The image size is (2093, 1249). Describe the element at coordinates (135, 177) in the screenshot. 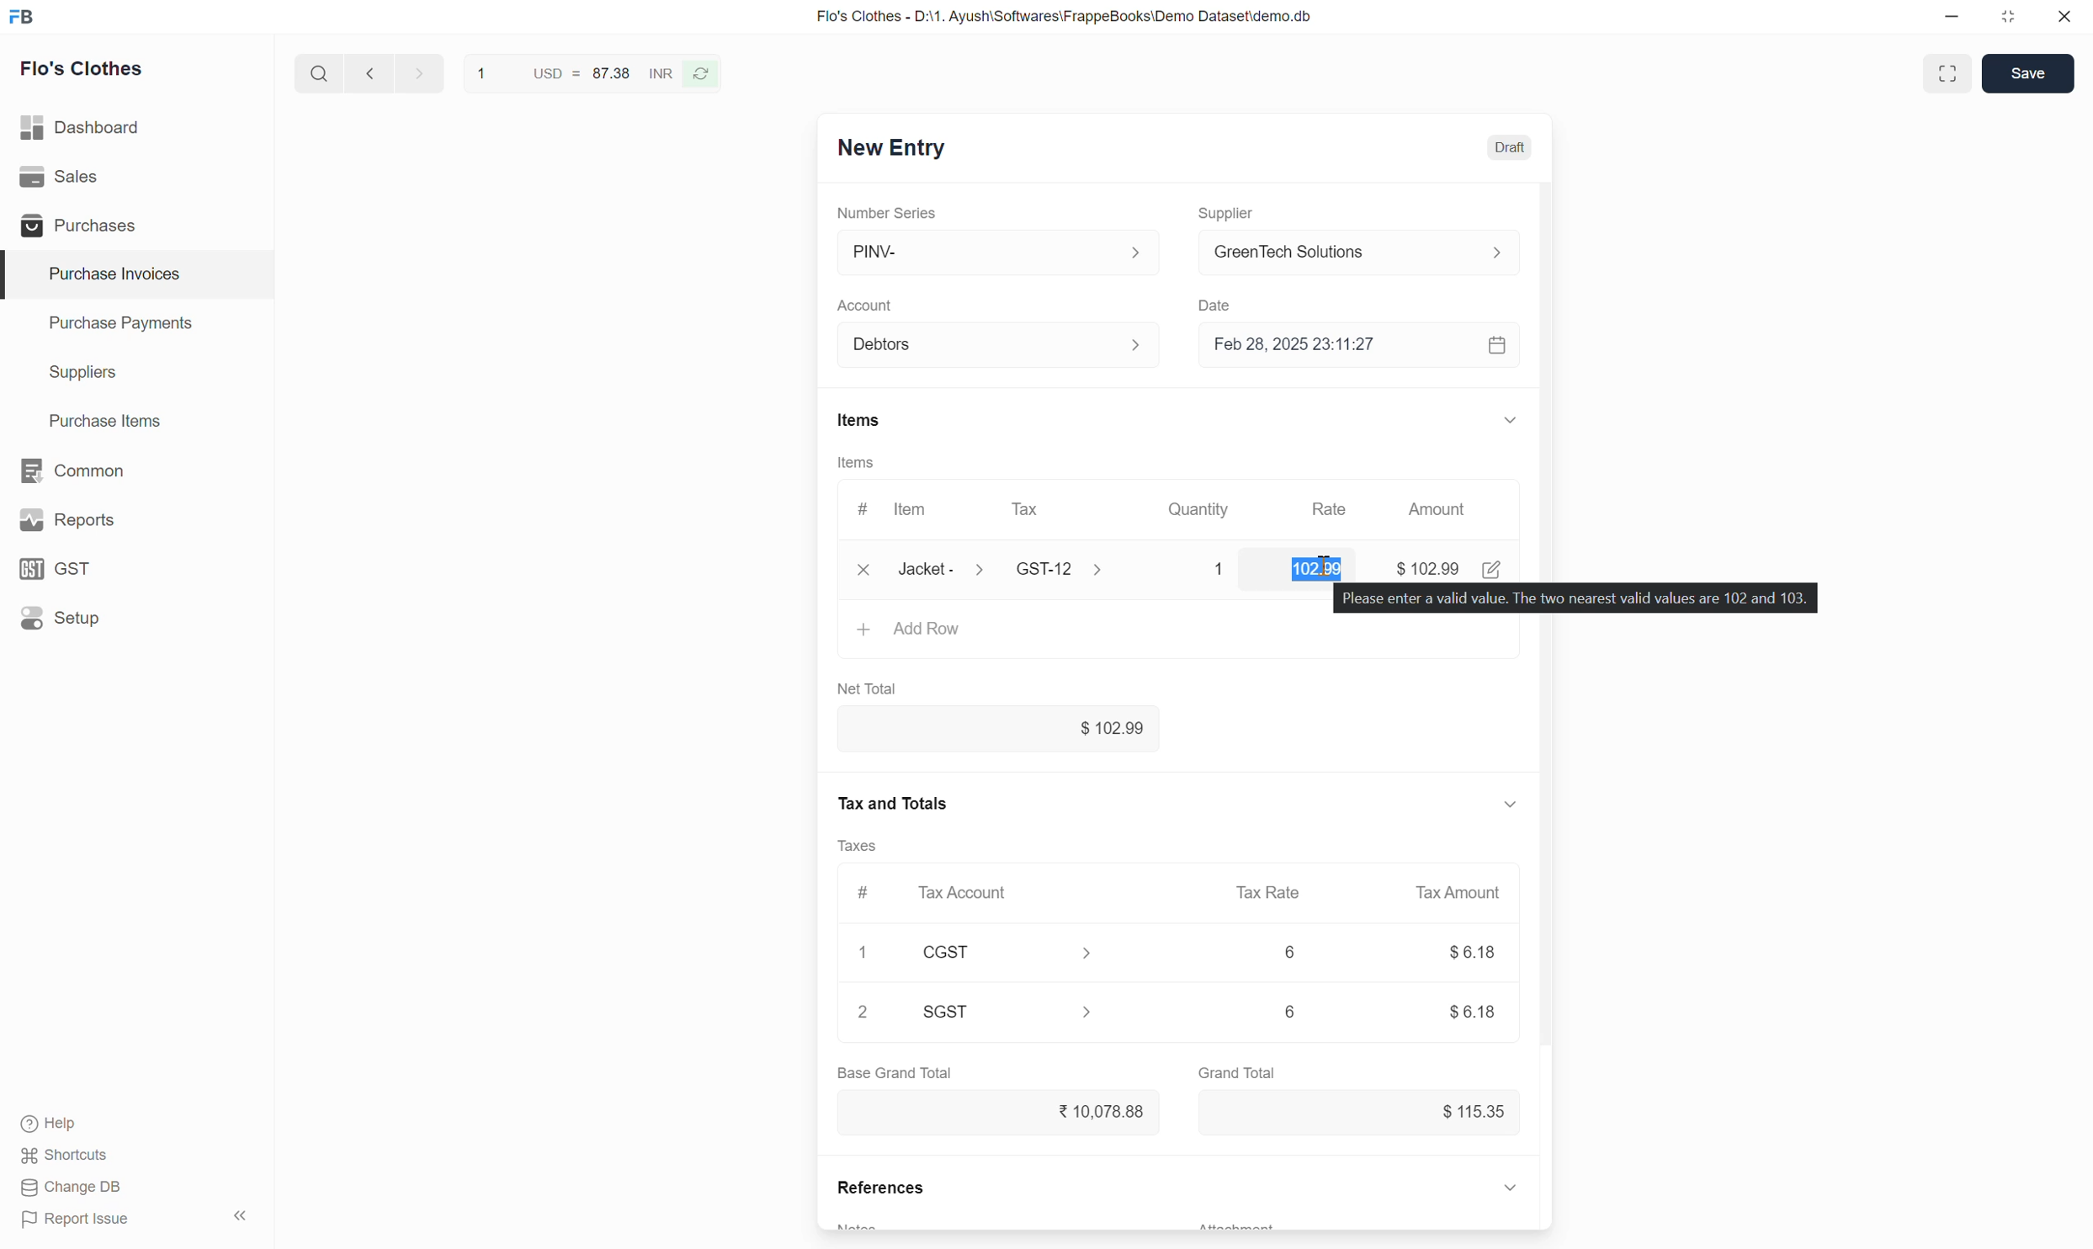

I see `Sales` at that location.